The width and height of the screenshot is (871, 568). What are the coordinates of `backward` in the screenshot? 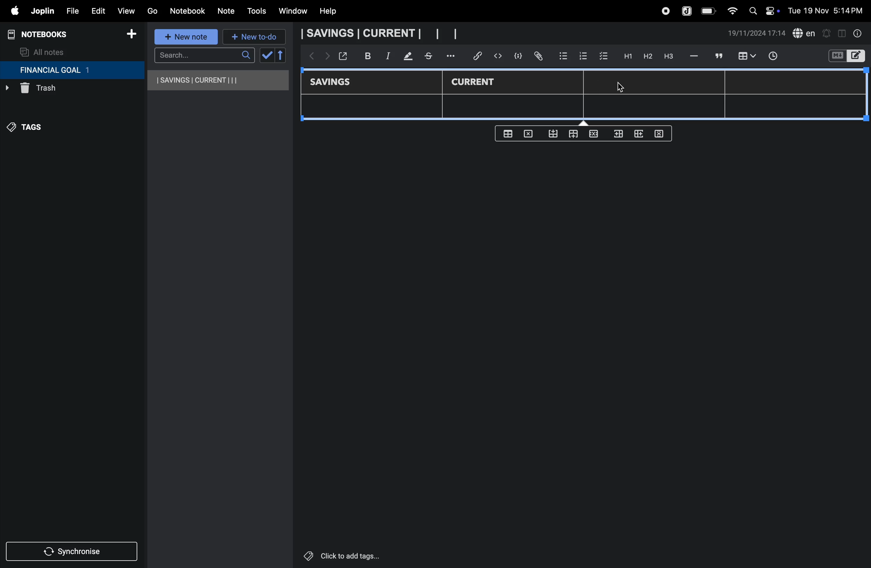 It's located at (309, 57).